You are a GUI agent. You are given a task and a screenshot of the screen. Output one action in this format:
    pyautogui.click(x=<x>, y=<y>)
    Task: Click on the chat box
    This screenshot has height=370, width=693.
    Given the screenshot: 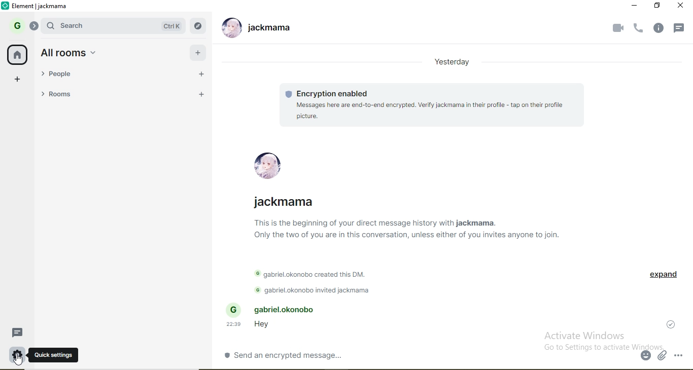 What is the action you would take?
    pyautogui.click(x=430, y=355)
    